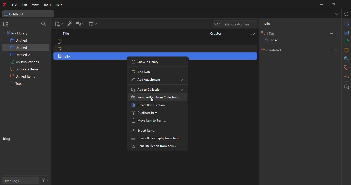  Describe the element at coordinates (332, 5) in the screenshot. I see `maximize` at that location.